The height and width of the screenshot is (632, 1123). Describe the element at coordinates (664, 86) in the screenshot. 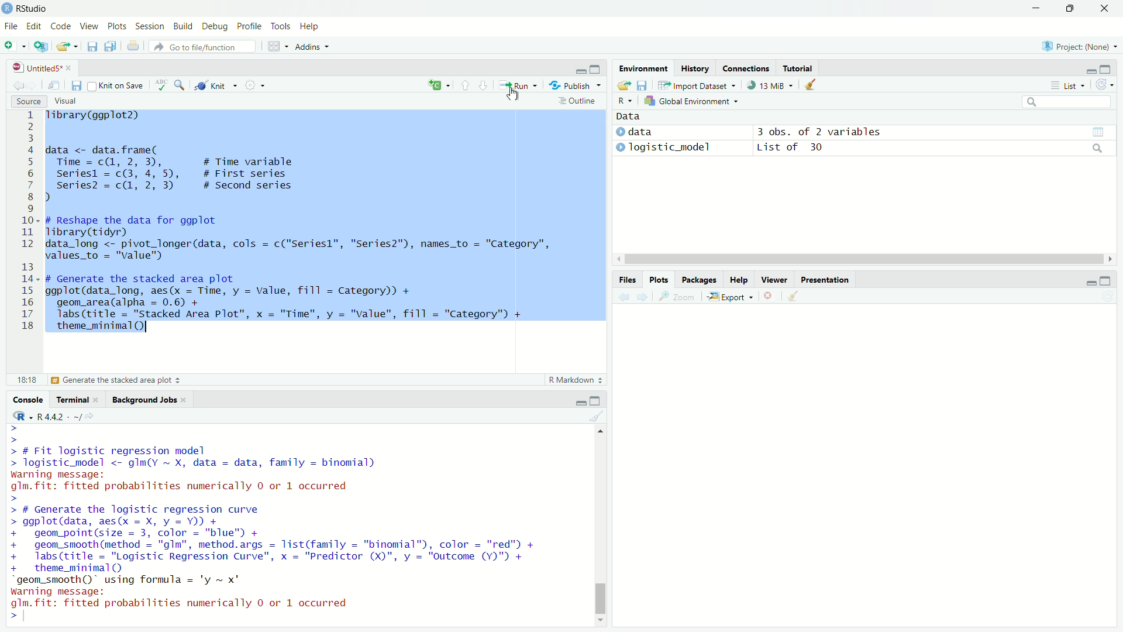

I see `move` at that location.